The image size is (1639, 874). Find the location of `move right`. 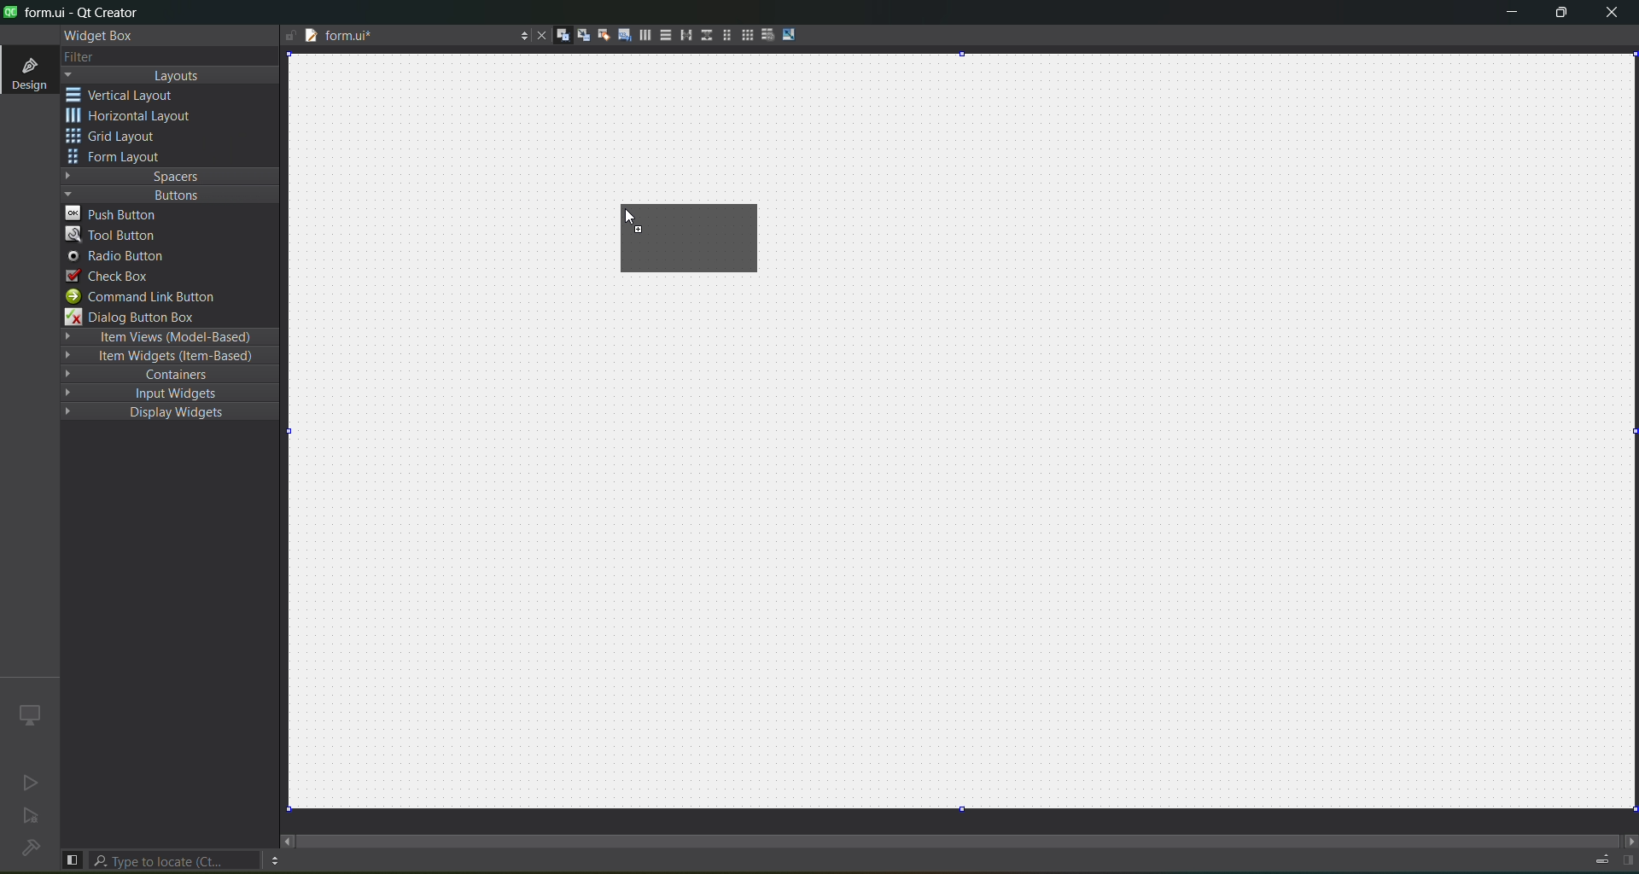

move right is located at coordinates (1627, 839).